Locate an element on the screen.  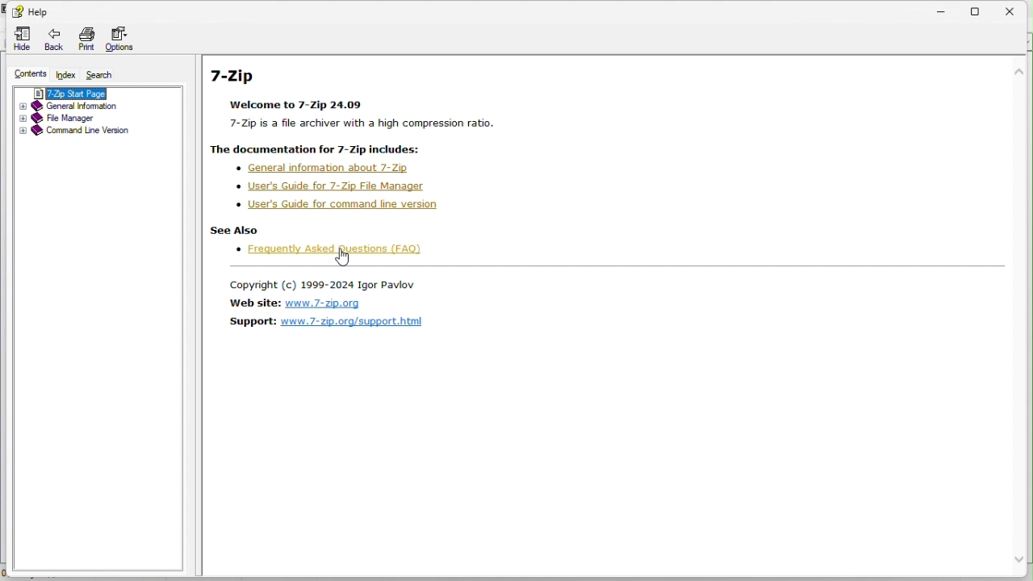
Search is located at coordinates (103, 75).